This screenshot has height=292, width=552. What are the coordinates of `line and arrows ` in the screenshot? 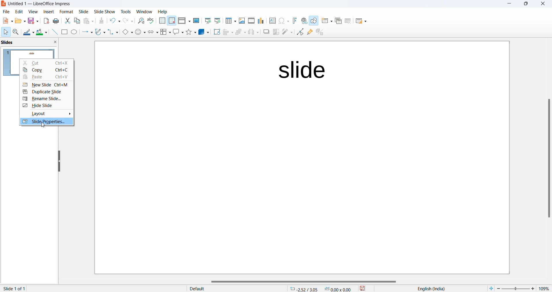 It's located at (87, 32).